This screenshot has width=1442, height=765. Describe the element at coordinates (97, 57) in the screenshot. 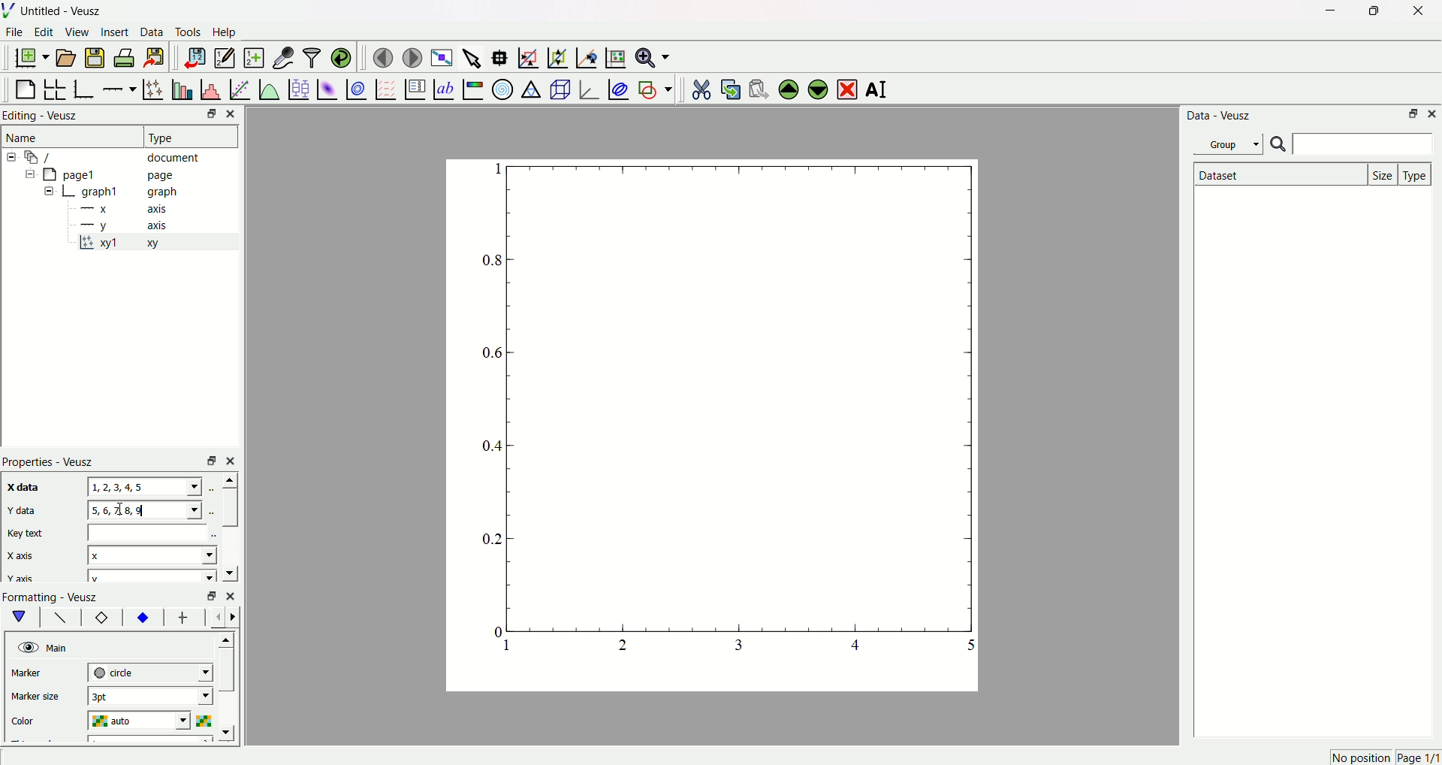

I see `save document` at that location.